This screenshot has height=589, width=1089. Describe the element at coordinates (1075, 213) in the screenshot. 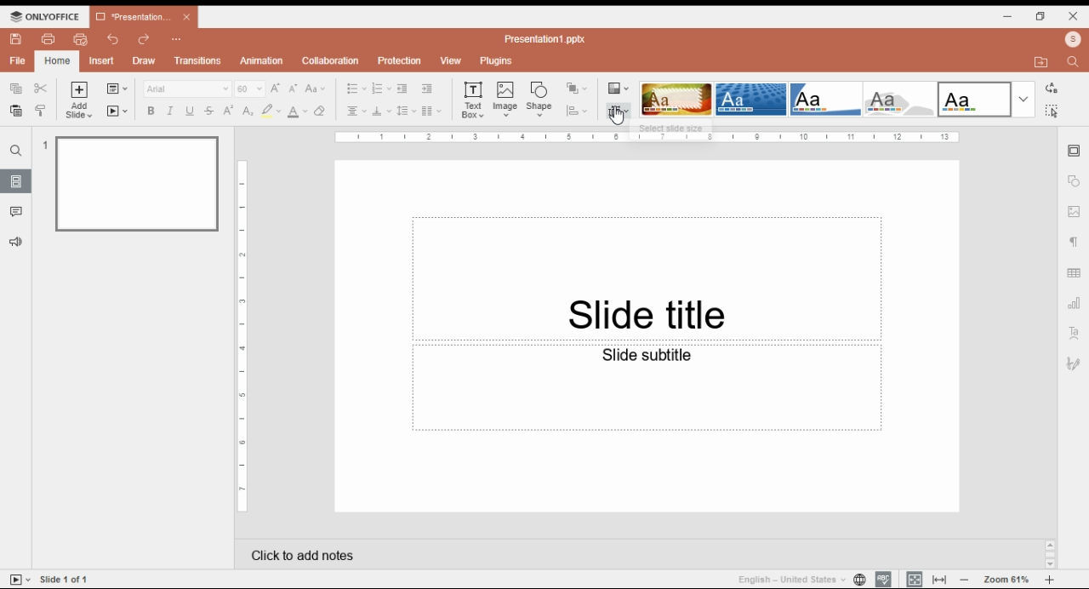

I see `image settings` at that location.